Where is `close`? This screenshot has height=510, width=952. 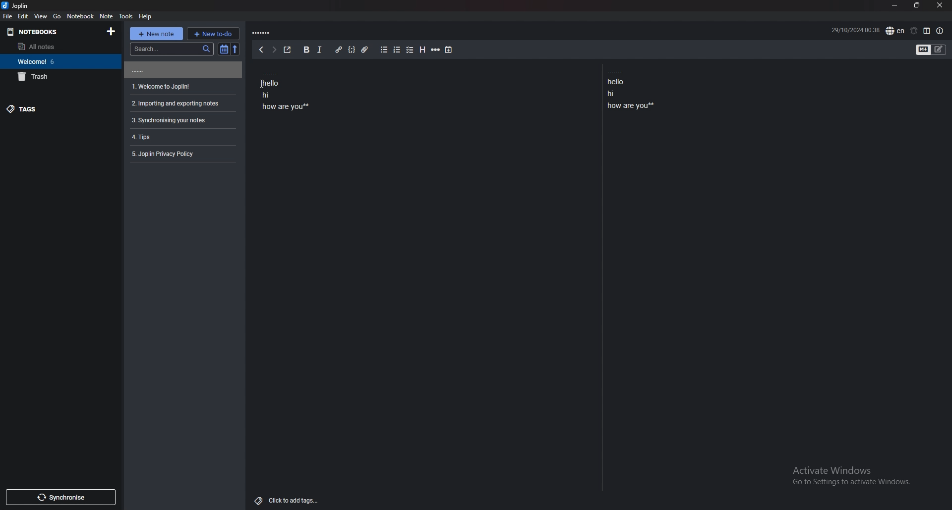 close is located at coordinates (940, 5).